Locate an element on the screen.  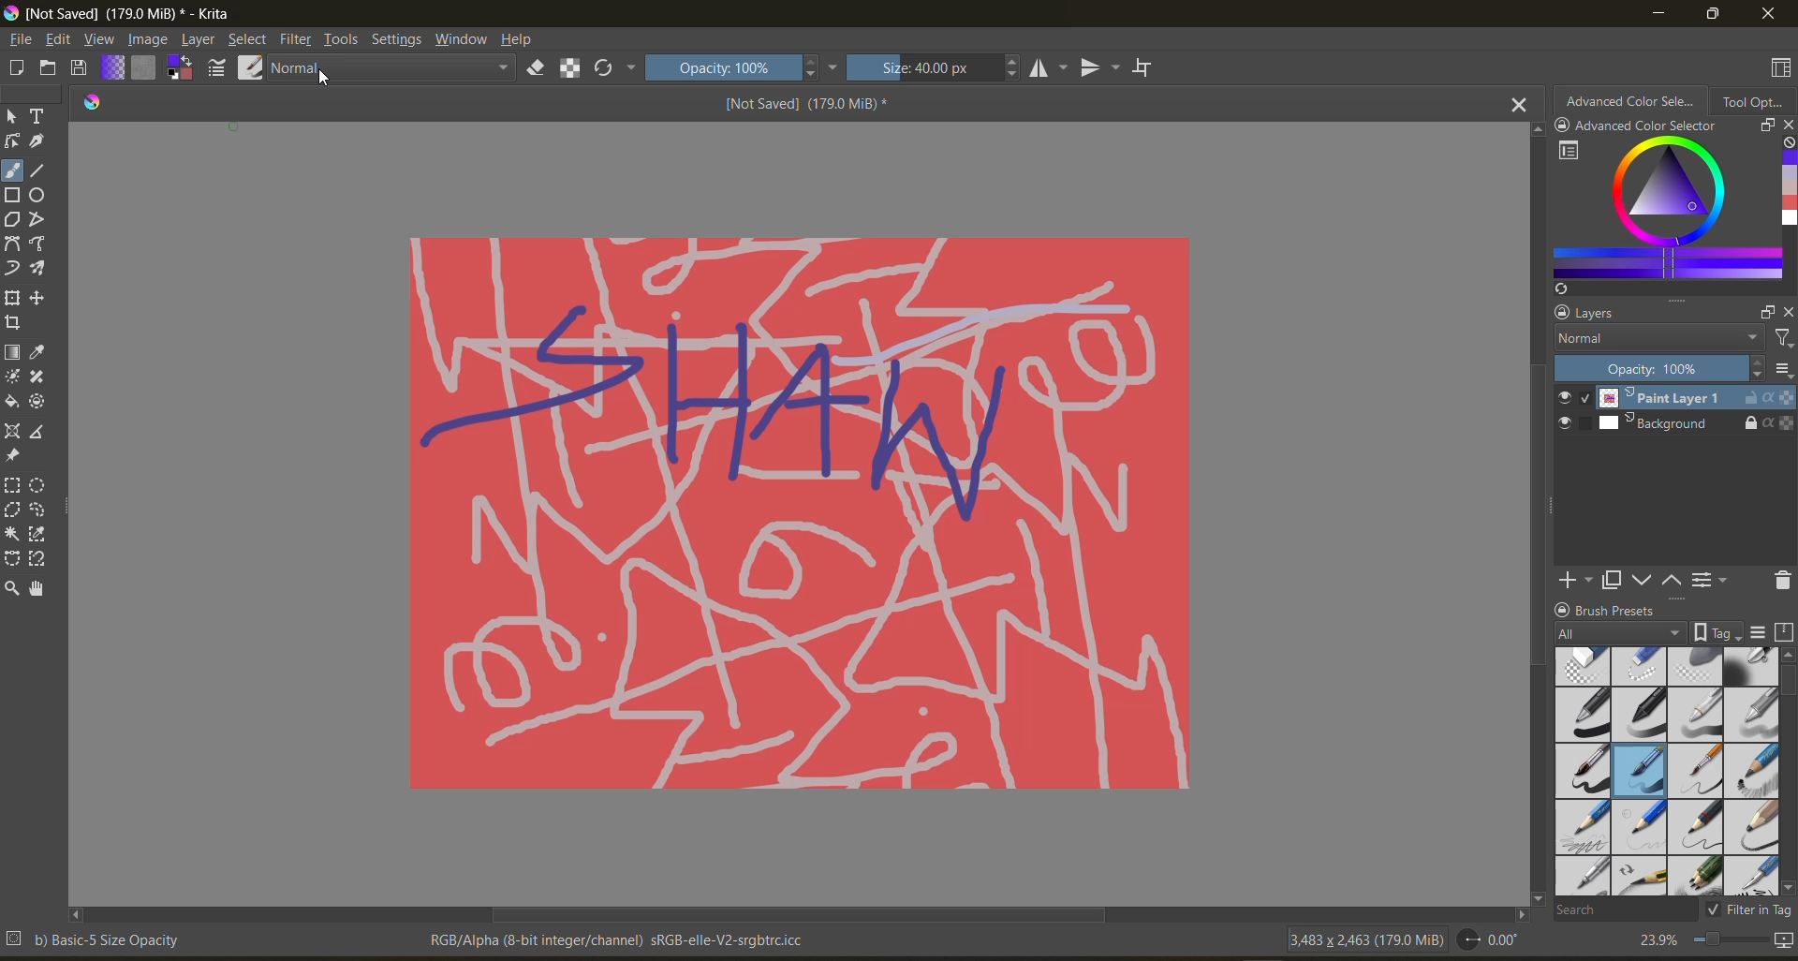
logo is located at coordinates (96, 103).